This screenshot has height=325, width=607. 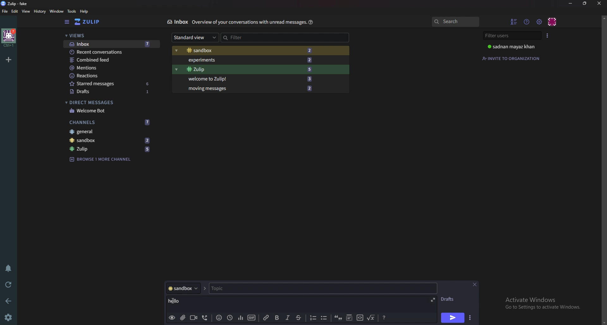 I want to click on Moving messages , so click(x=210, y=90).